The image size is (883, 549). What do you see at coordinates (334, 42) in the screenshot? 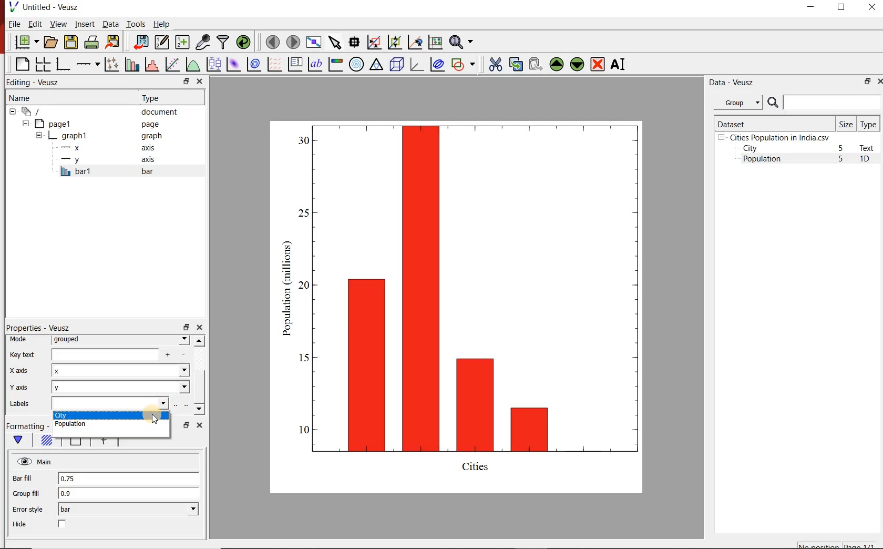
I see `select items from the graph or scroll` at bounding box center [334, 42].